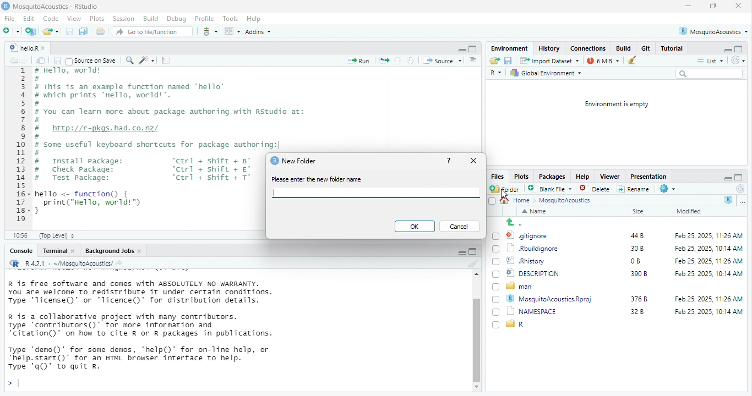 The height and width of the screenshot is (396, 752). Describe the element at coordinates (635, 190) in the screenshot. I see `rename` at that location.